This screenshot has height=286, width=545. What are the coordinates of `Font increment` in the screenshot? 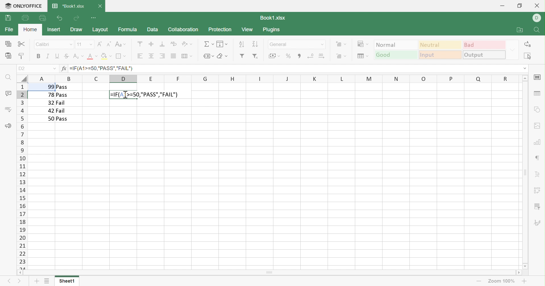 It's located at (100, 44).